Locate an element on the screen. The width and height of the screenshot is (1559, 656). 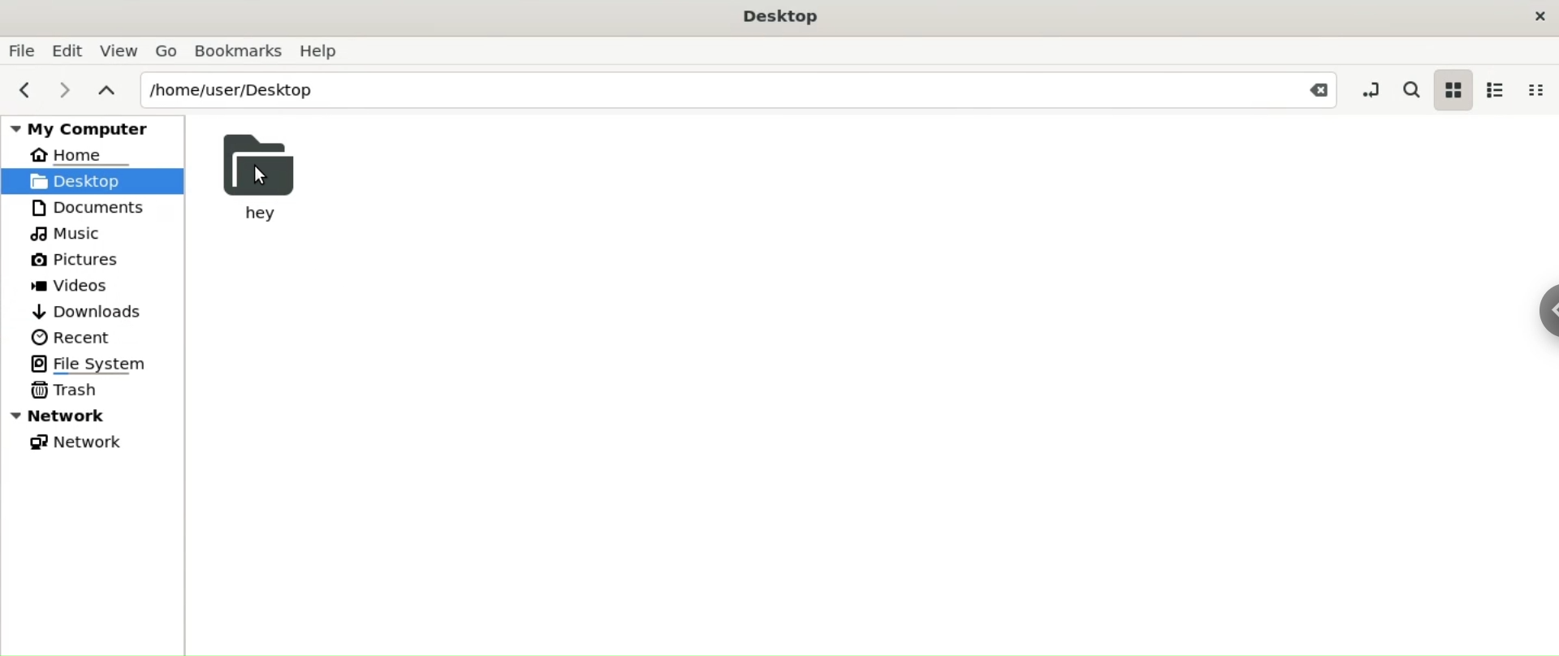
Cursor is located at coordinates (263, 181).